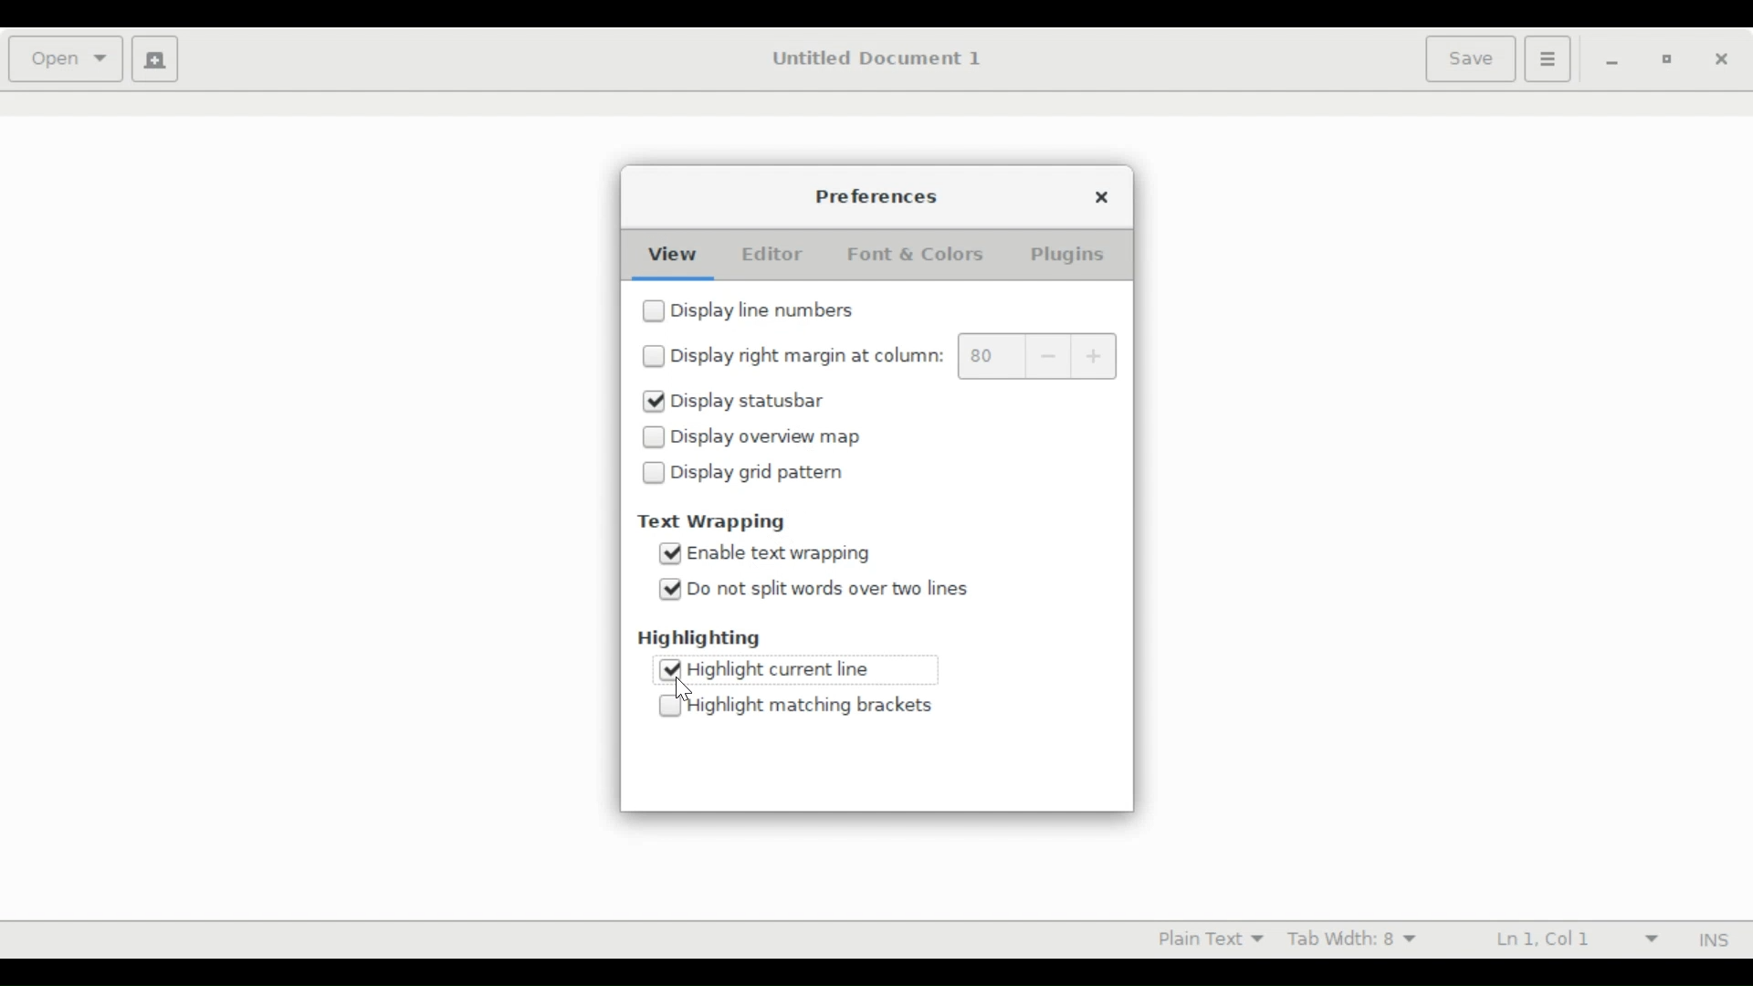 The height and width of the screenshot is (986, 1753). What do you see at coordinates (758, 473) in the screenshot?
I see `Display grid pattern` at bounding box center [758, 473].